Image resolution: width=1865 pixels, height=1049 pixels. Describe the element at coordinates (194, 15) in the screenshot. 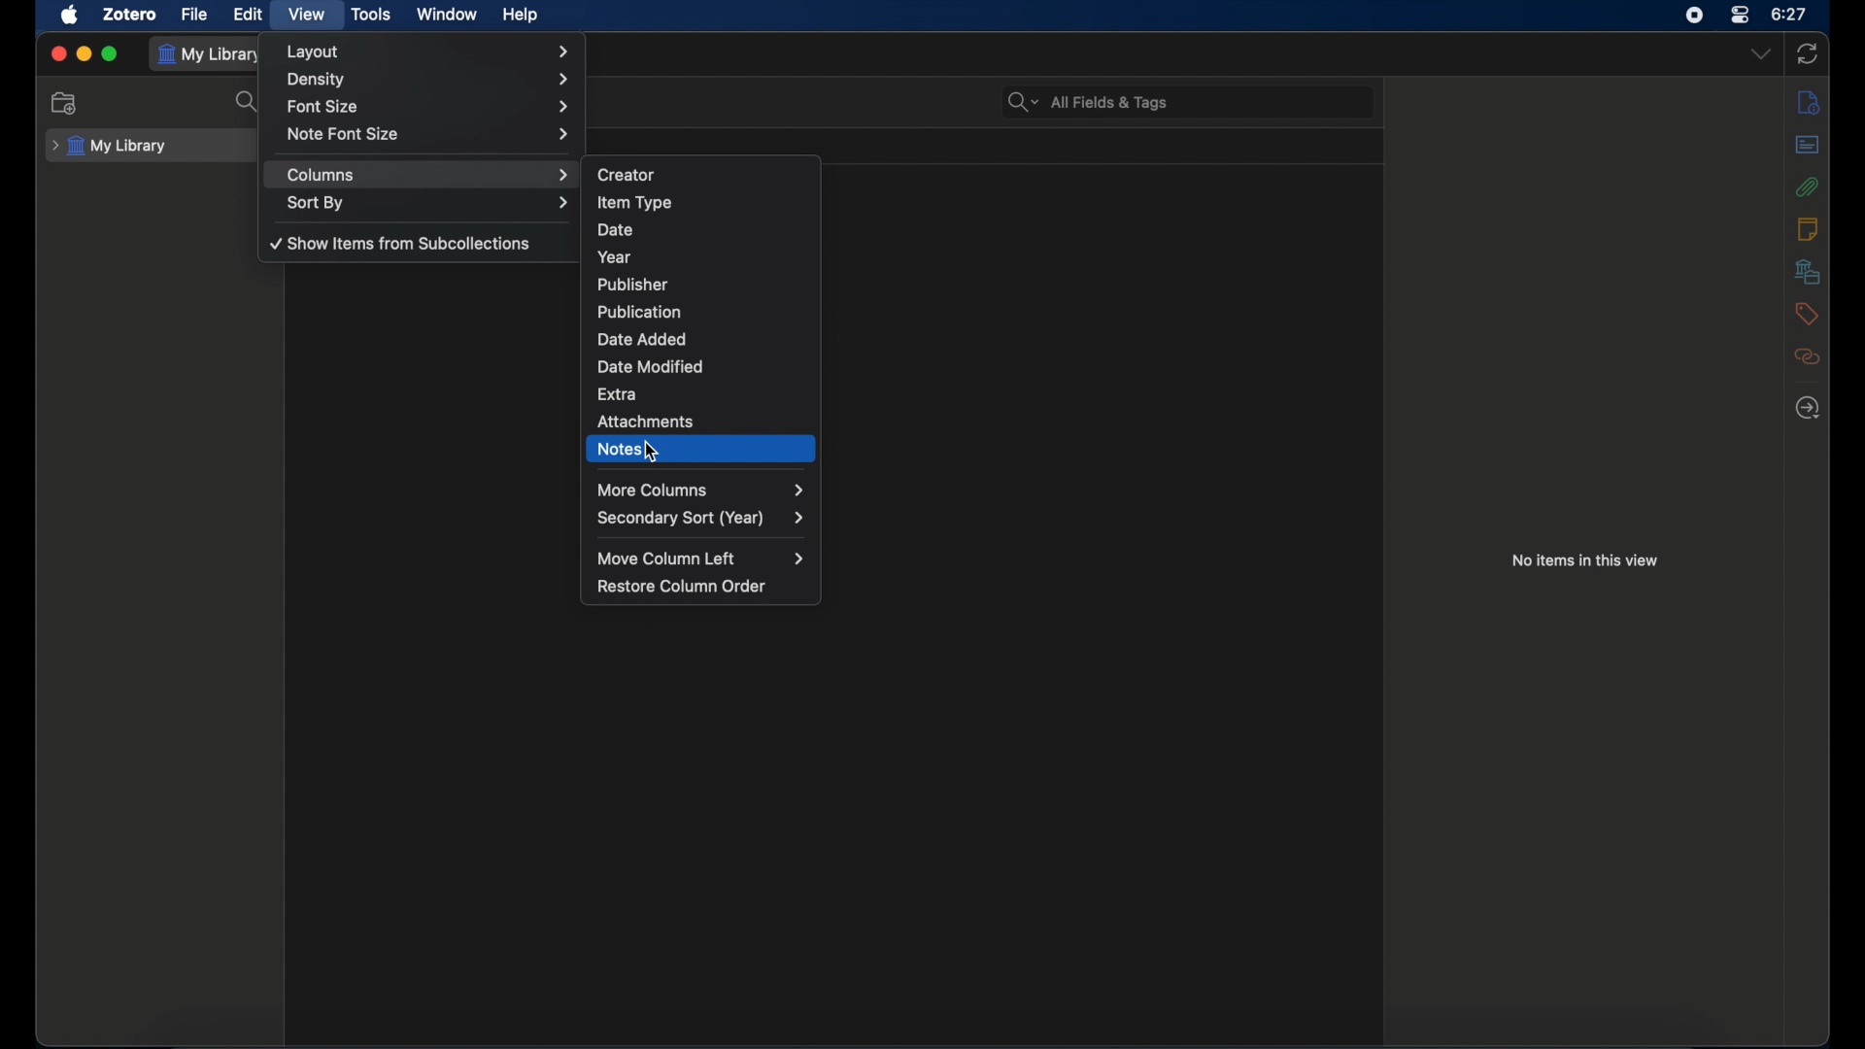

I see `file` at that location.